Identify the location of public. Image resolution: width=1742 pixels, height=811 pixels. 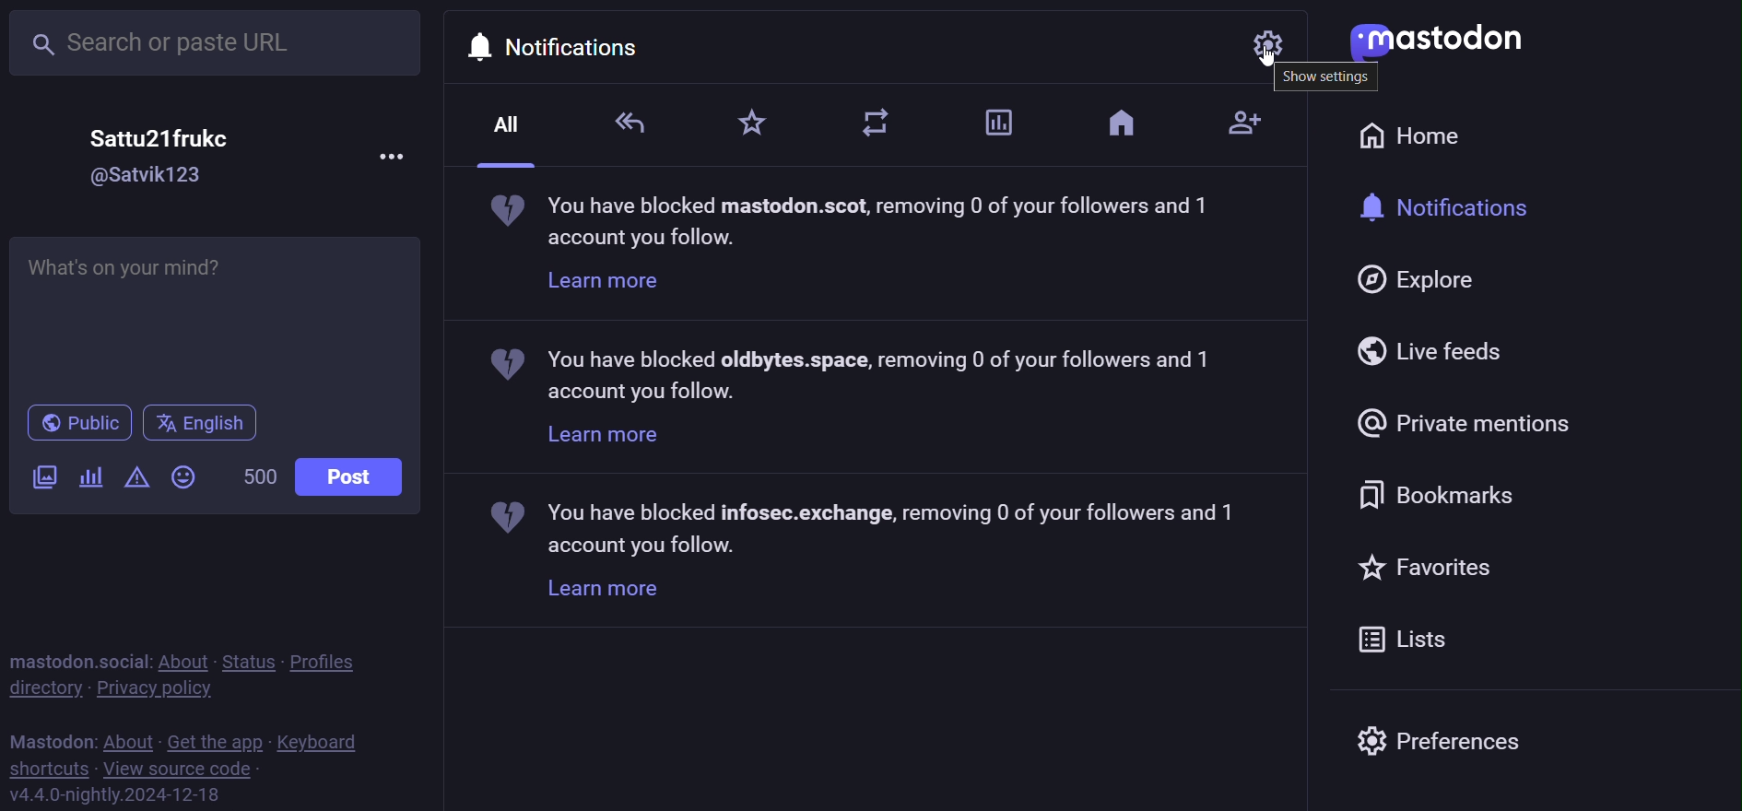
(75, 423).